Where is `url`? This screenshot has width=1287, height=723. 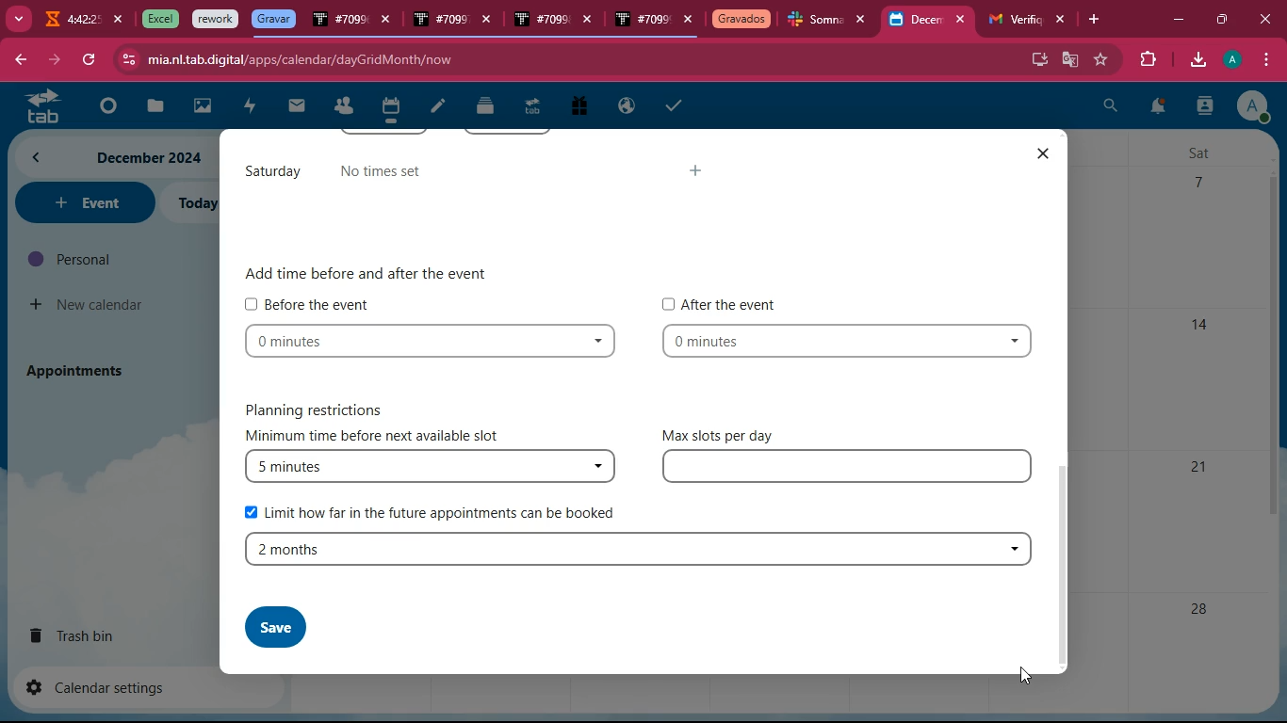
url is located at coordinates (300, 59).